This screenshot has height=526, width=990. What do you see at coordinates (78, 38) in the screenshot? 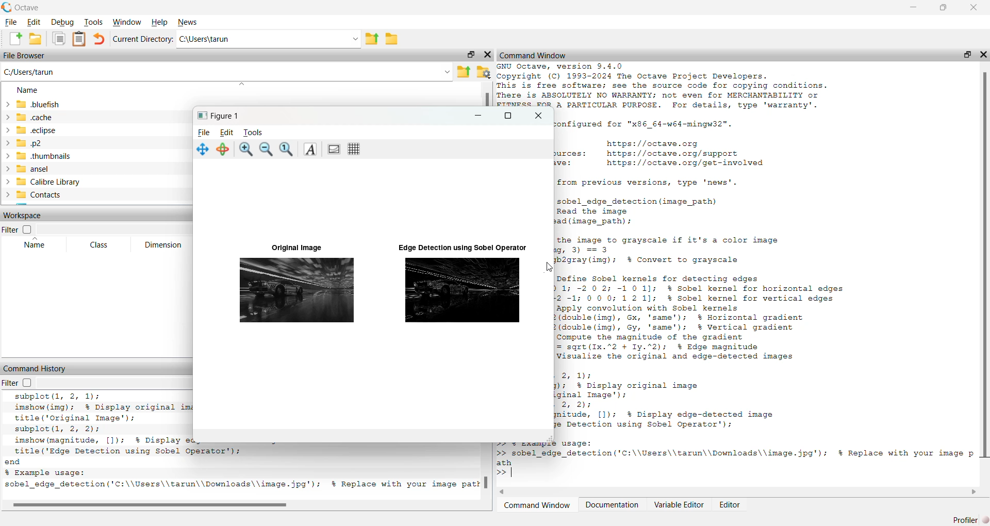
I see `document clipboard` at bounding box center [78, 38].